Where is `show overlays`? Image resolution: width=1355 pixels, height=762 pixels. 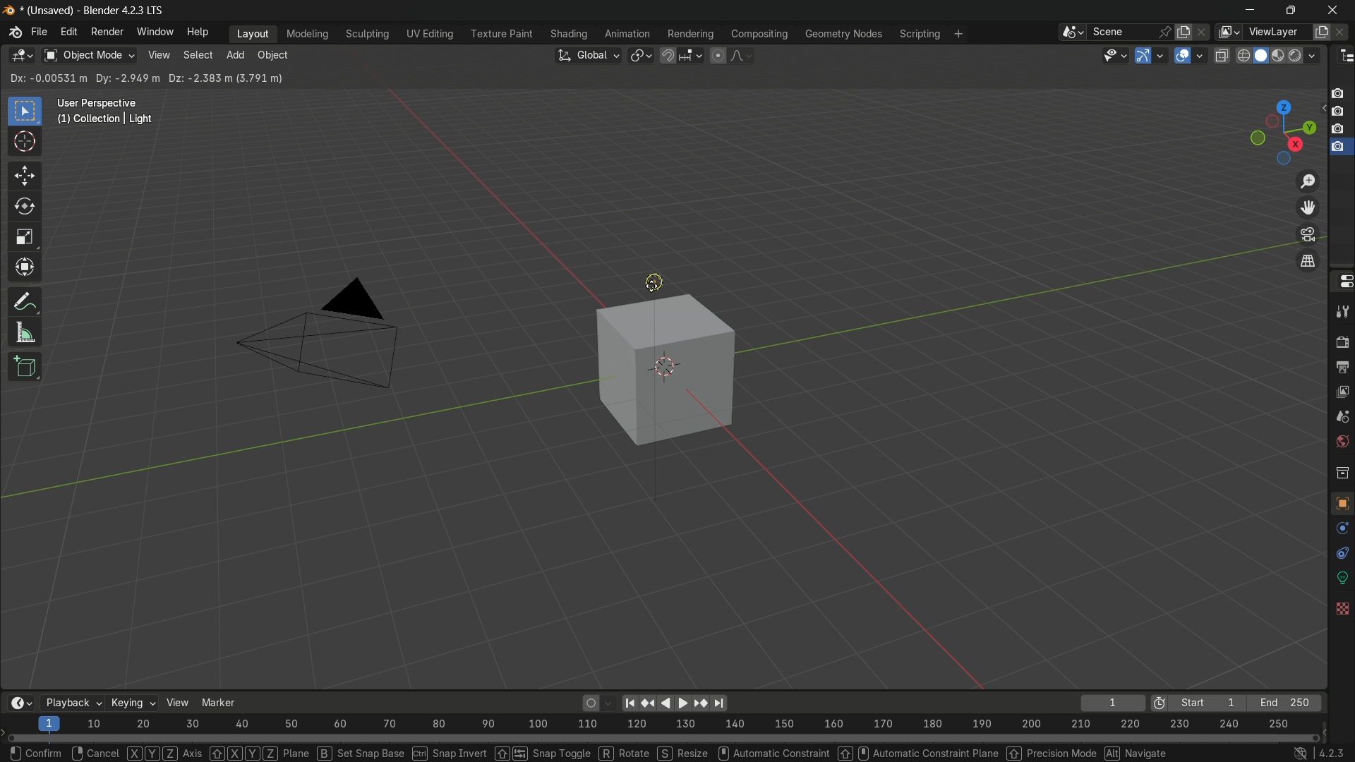
show overlays is located at coordinates (1181, 55).